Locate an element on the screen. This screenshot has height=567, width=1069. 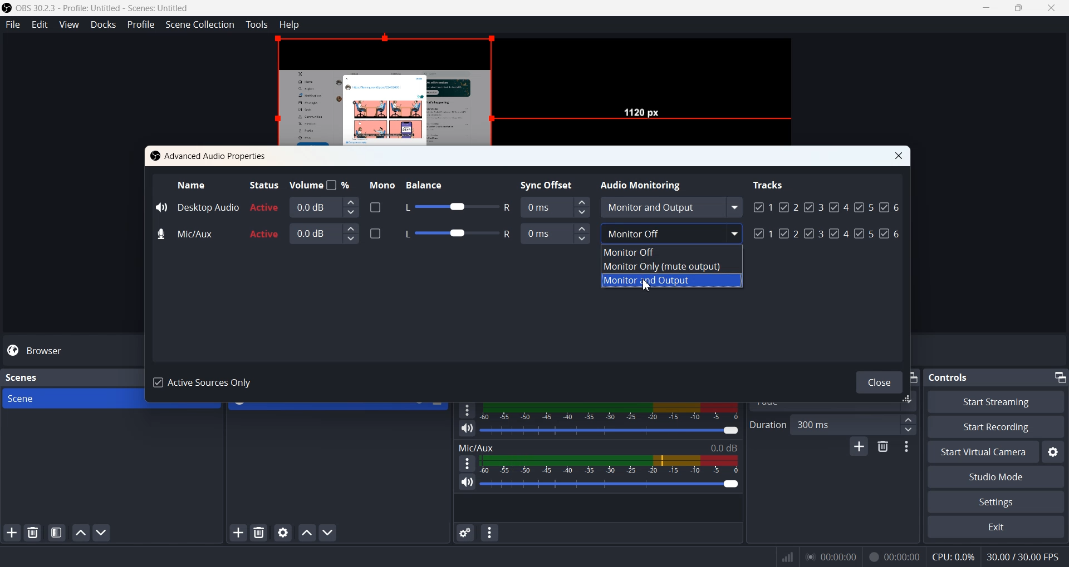
Move scene Down is located at coordinates (102, 533).